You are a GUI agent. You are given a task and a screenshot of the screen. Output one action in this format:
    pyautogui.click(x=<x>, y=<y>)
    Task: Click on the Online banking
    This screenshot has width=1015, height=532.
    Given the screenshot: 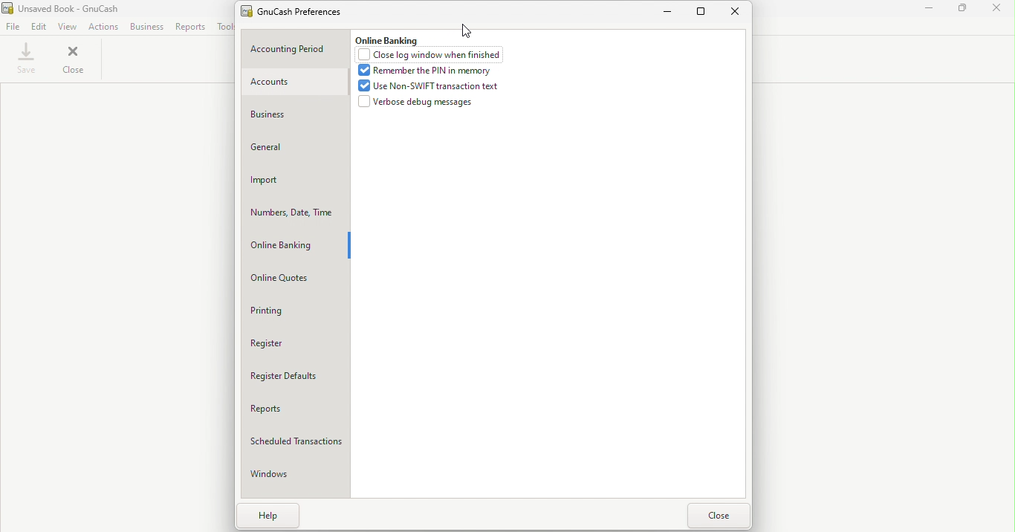 What is the action you would take?
    pyautogui.click(x=295, y=247)
    